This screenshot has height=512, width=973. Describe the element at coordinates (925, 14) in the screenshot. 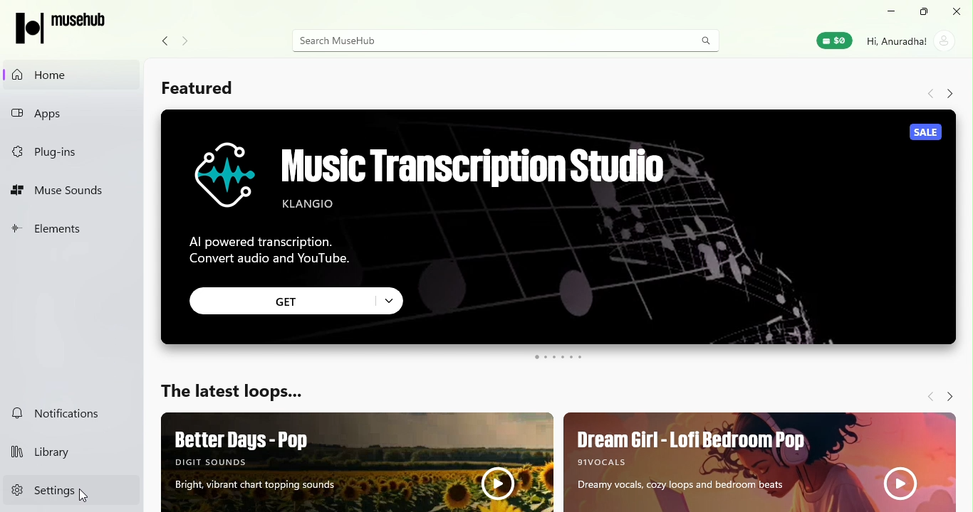

I see `Resize` at that location.